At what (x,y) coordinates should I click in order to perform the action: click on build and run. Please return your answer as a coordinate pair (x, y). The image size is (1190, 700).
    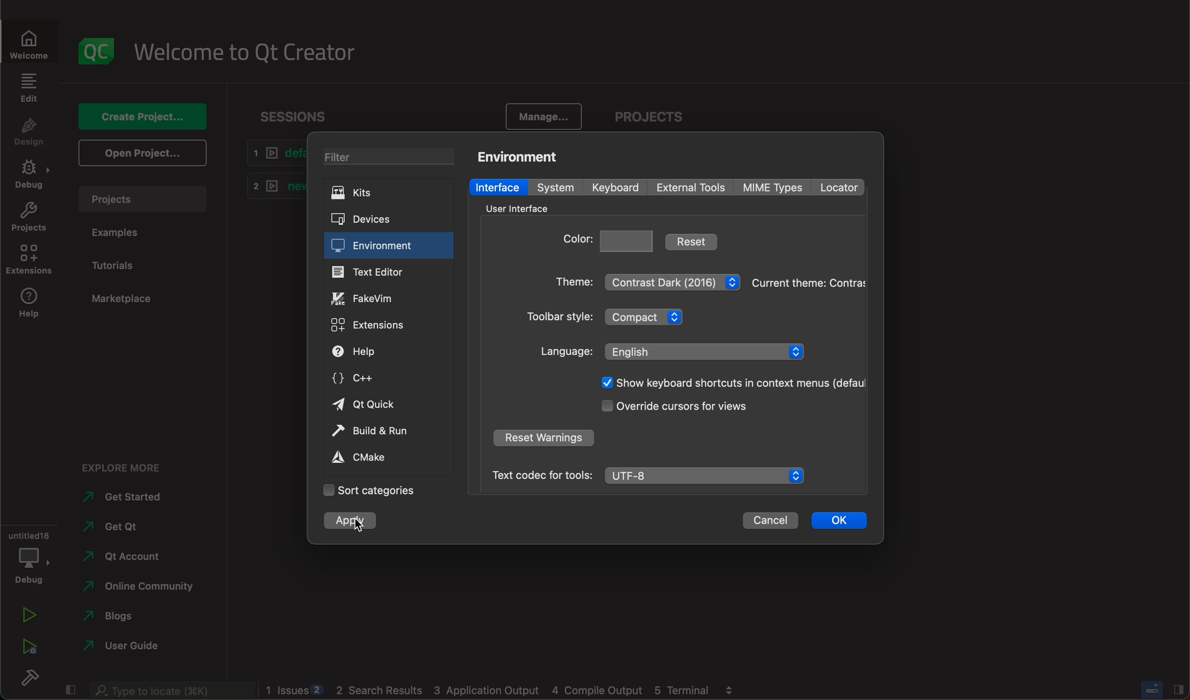
    Looking at the image, I should click on (384, 433).